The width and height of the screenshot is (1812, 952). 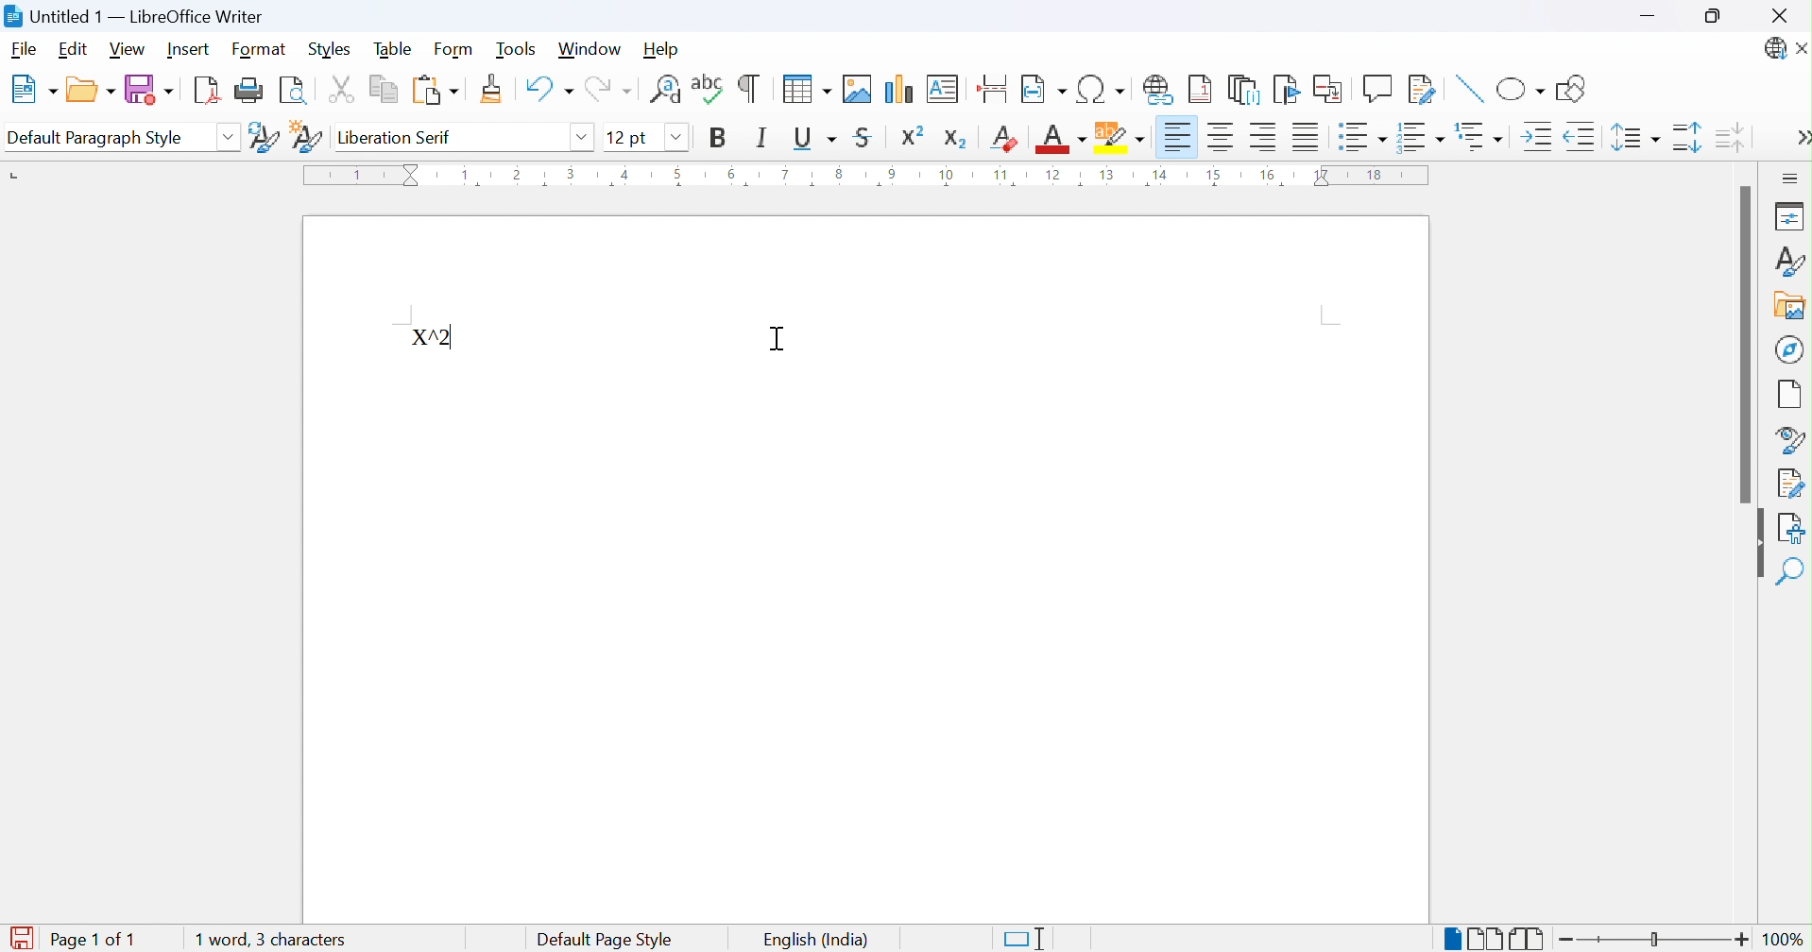 I want to click on Ibeam Cursor, so click(x=779, y=337).